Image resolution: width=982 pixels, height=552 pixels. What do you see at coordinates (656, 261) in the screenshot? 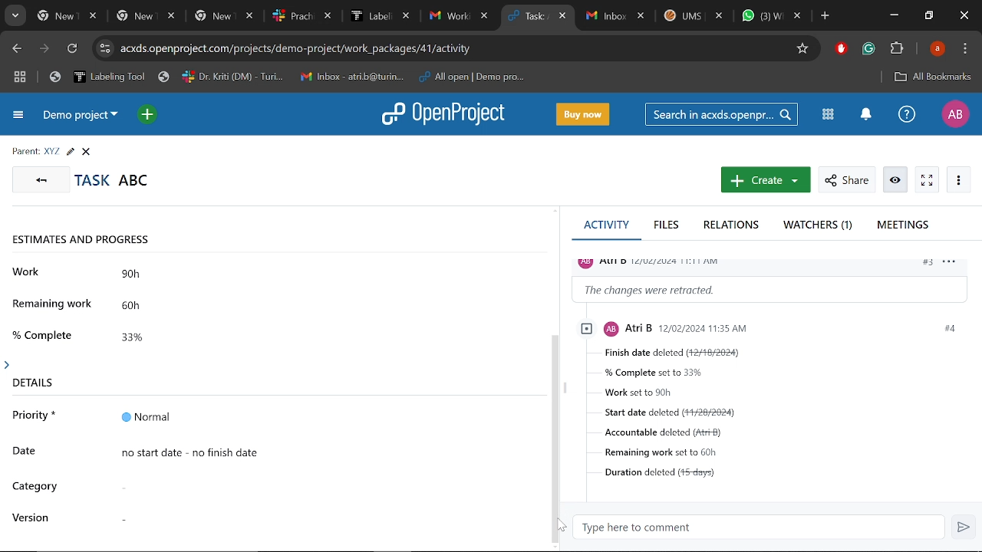
I see `profile` at bounding box center [656, 261].